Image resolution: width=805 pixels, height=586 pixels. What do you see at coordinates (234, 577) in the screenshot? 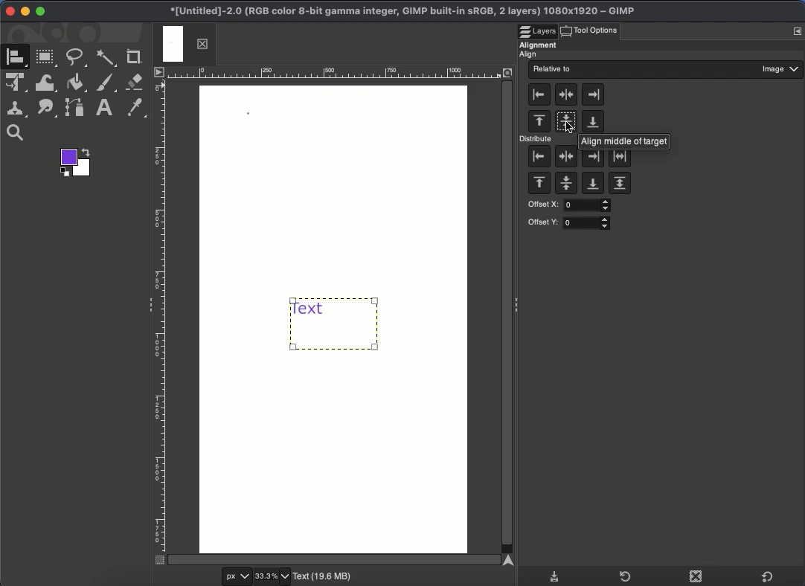
I see `px` at bounding box center [234, 577].